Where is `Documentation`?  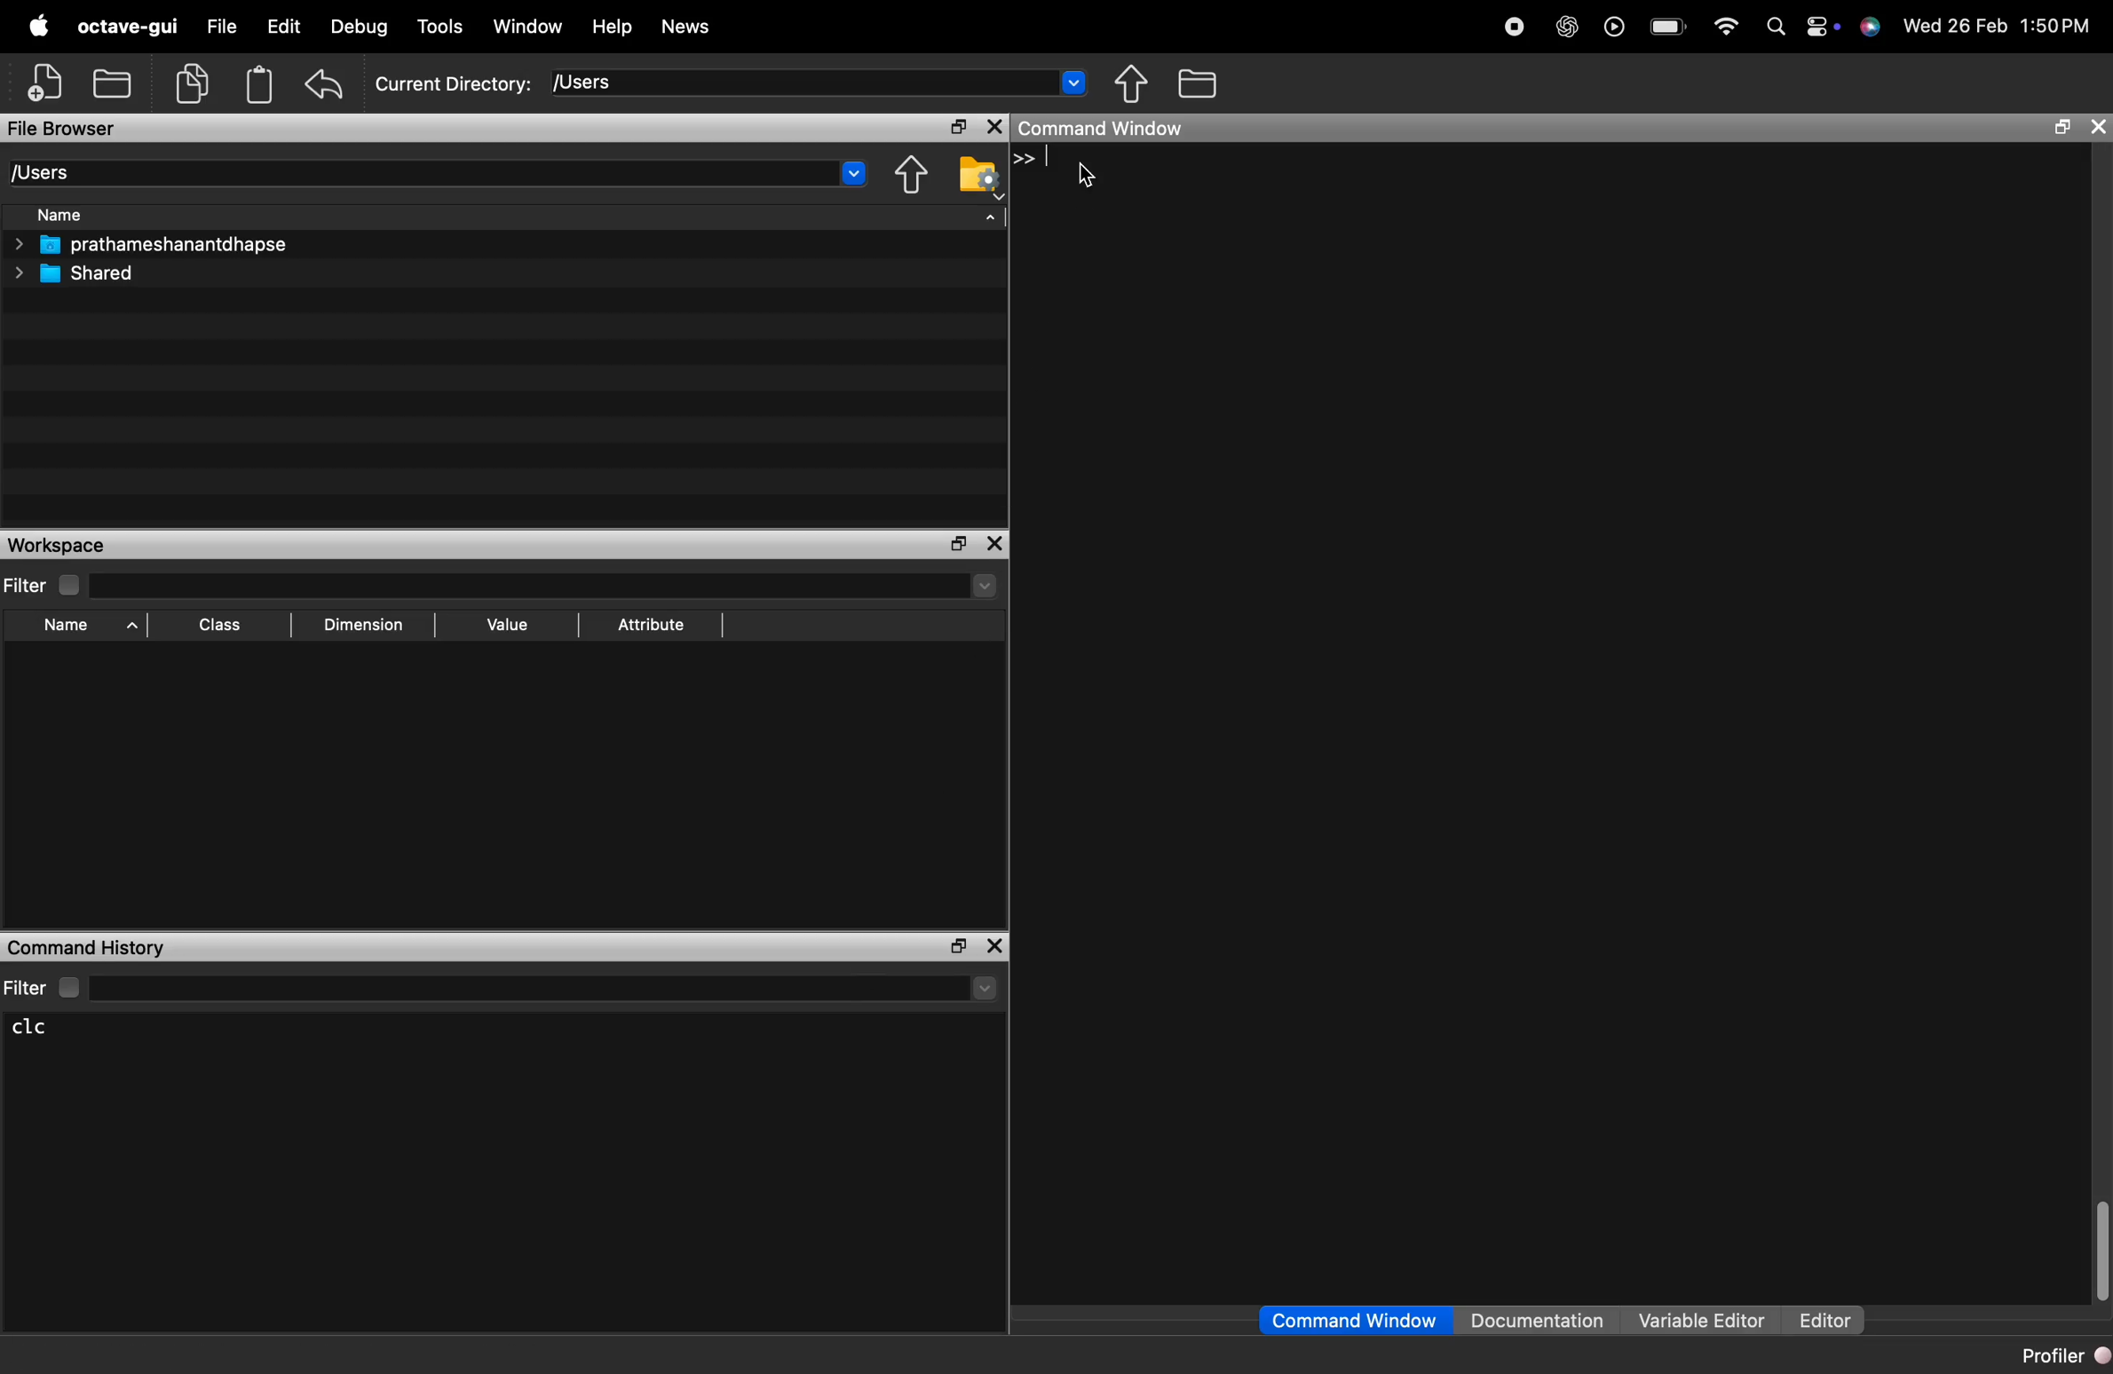 Documentation is located at coordinates (1543, 1320).